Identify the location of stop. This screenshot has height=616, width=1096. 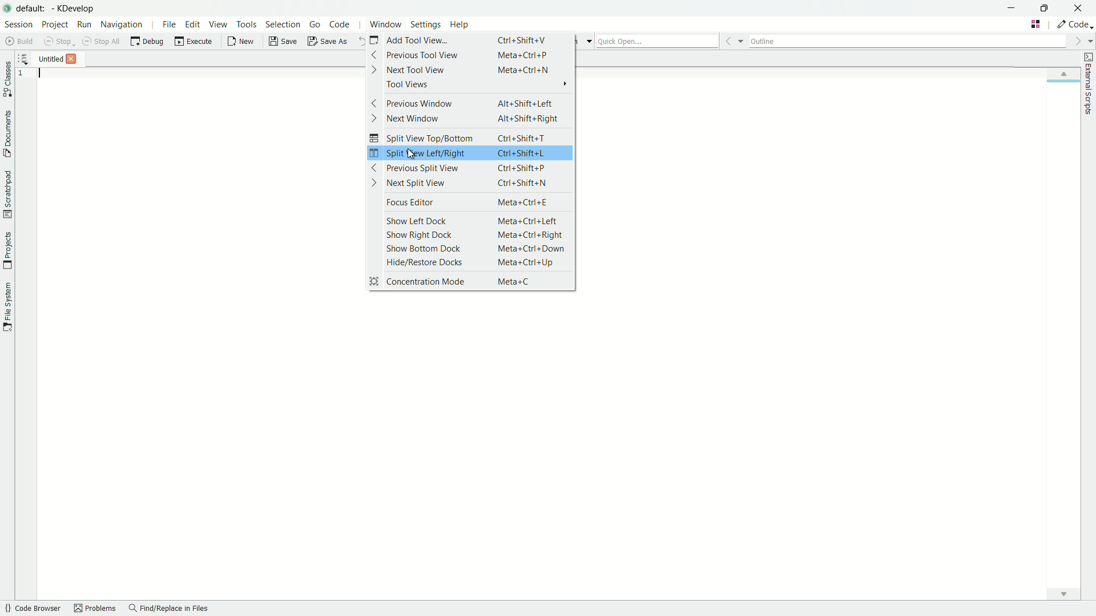
(58, 40).